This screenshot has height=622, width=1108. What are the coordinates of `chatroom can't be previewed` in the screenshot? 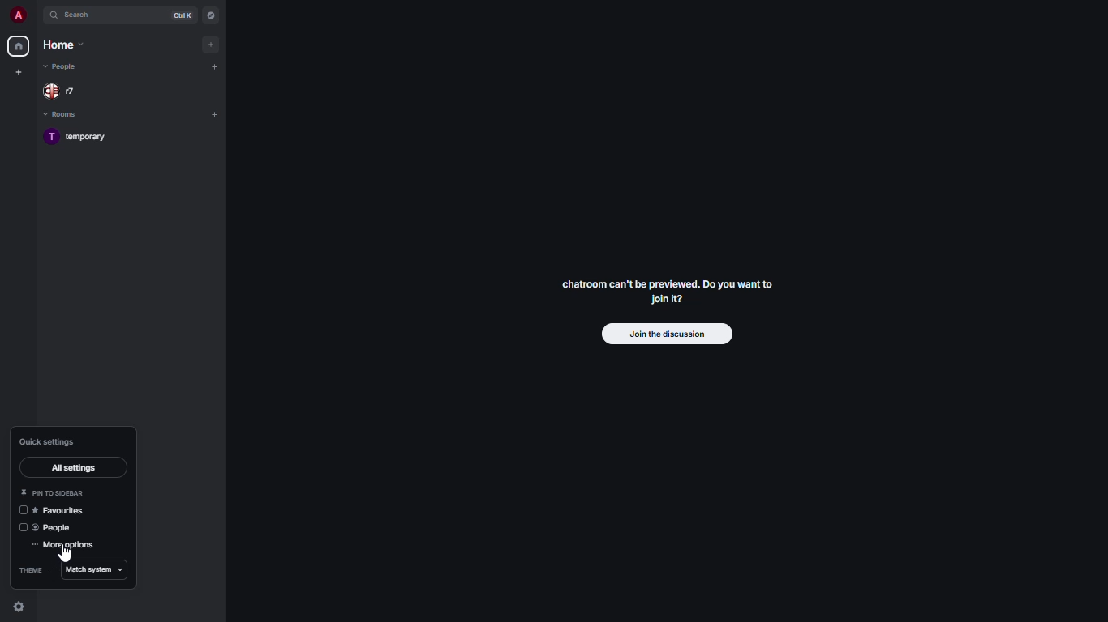 It's located at (664, 293).